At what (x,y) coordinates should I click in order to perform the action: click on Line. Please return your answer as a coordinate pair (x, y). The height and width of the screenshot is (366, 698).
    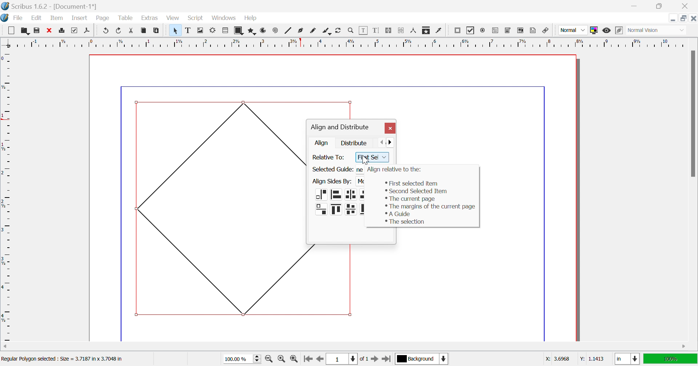
    Looking at the image, I should click on (288, 30).